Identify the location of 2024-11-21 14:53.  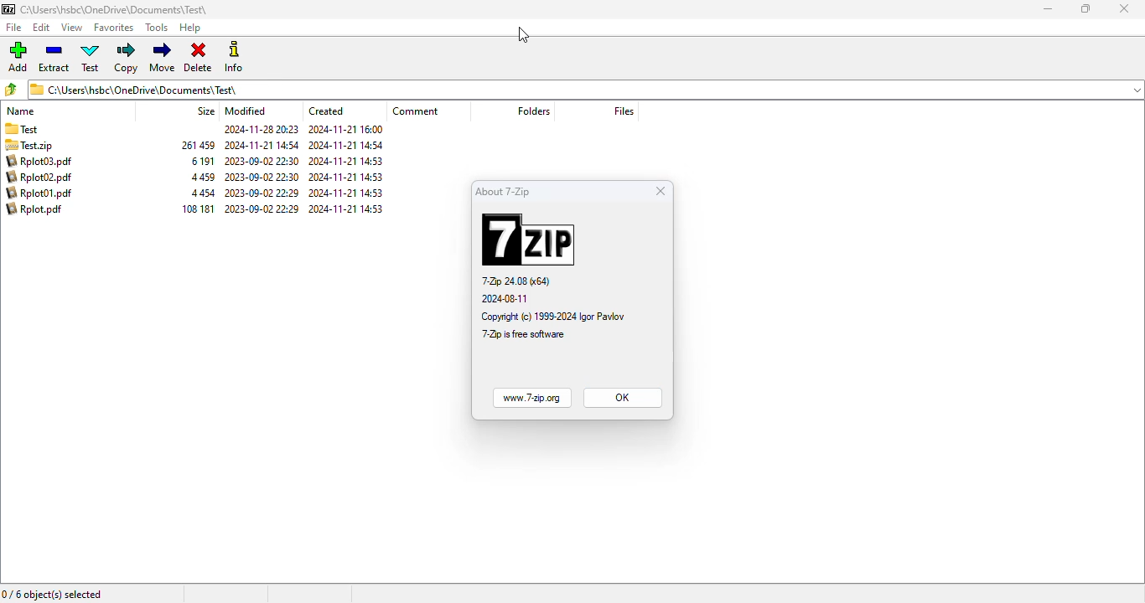
(347, 193).